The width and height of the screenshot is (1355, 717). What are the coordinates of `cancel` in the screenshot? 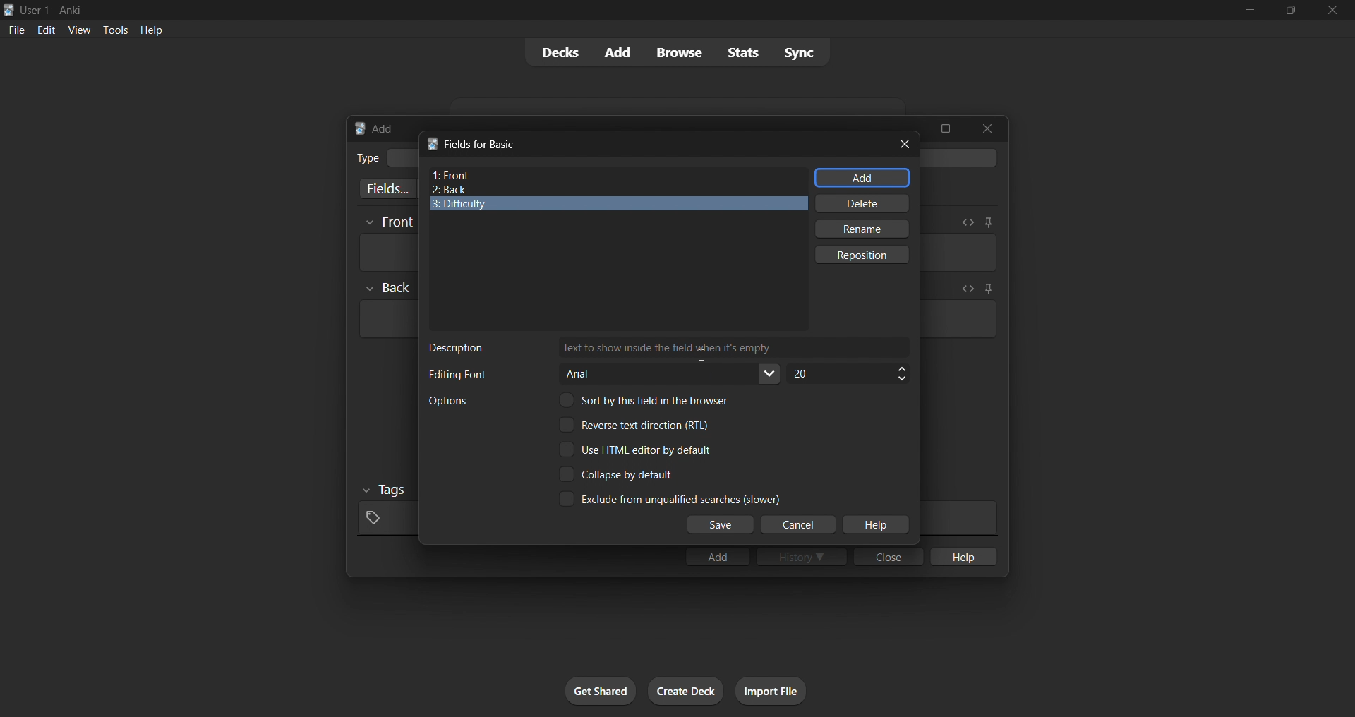 It's located at (800, 525).